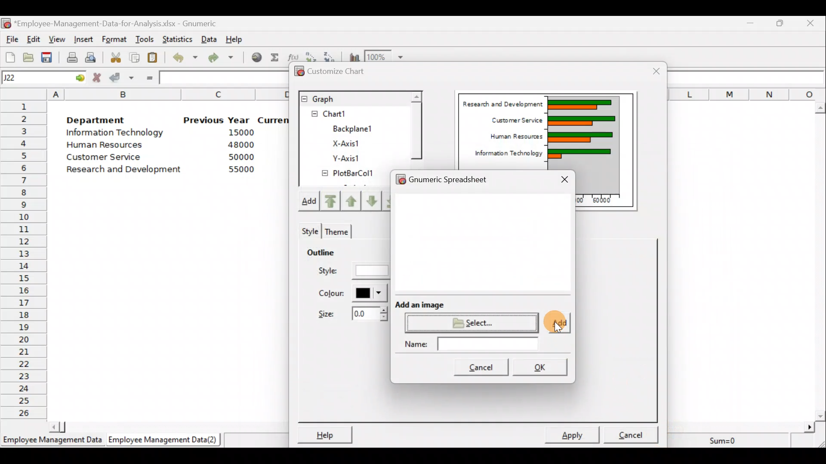 The image size is (826, 464). What do you see at coordinates (631, 433) in the screenshot?
I see `Cancel` at bounding box center [631, 433].